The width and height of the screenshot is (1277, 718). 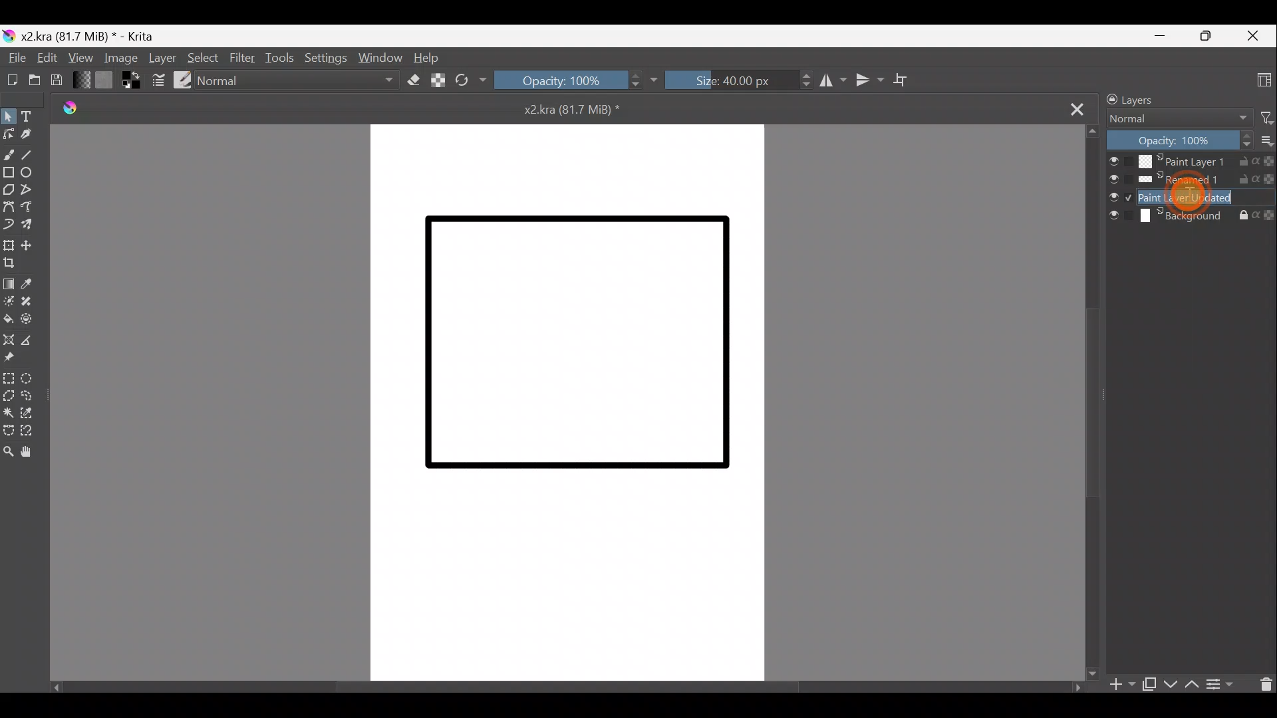 I want to click on Polygon tool, so click(x=9, y=189).